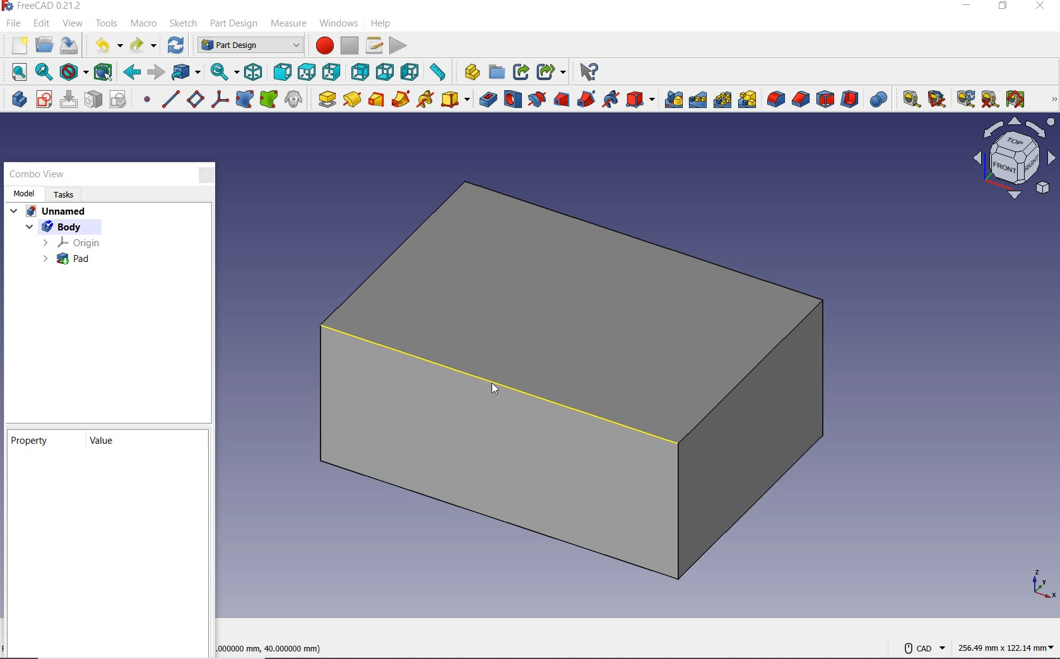 This screenshot has height=659, width=1060. What do you see at coordinates (25, 193) in the screenshot?
I see `model` at bounding box center [25, 193].